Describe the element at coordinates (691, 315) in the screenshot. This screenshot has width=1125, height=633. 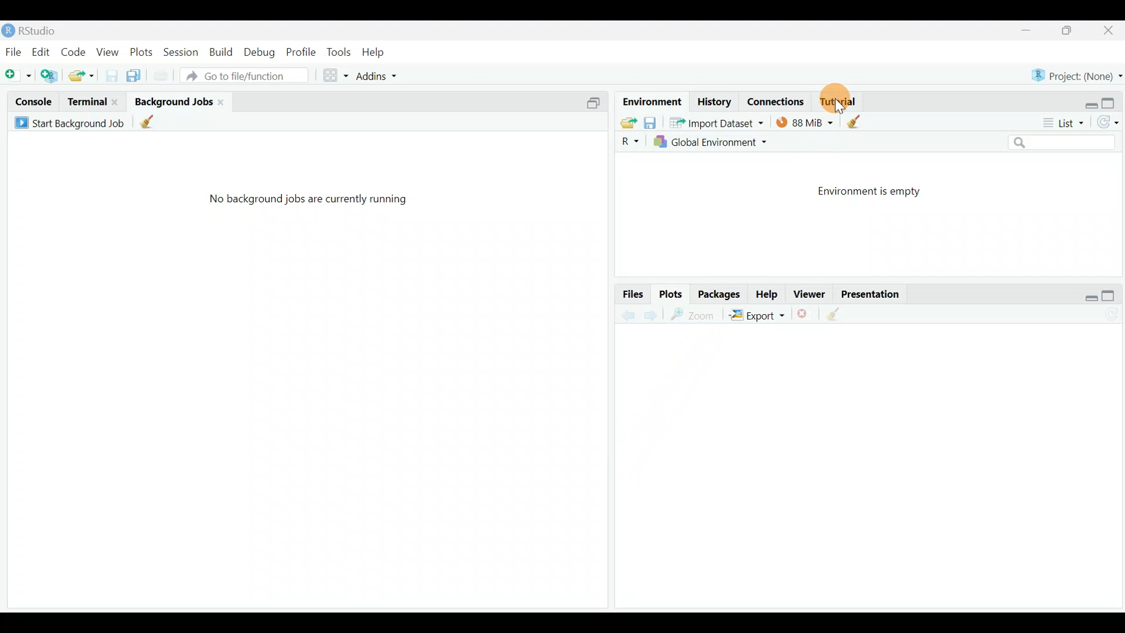
I see `Zoom` at that location.